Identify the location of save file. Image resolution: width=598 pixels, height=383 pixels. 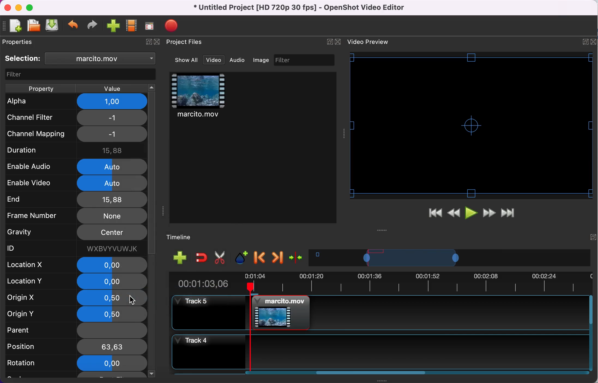
(53, 25).